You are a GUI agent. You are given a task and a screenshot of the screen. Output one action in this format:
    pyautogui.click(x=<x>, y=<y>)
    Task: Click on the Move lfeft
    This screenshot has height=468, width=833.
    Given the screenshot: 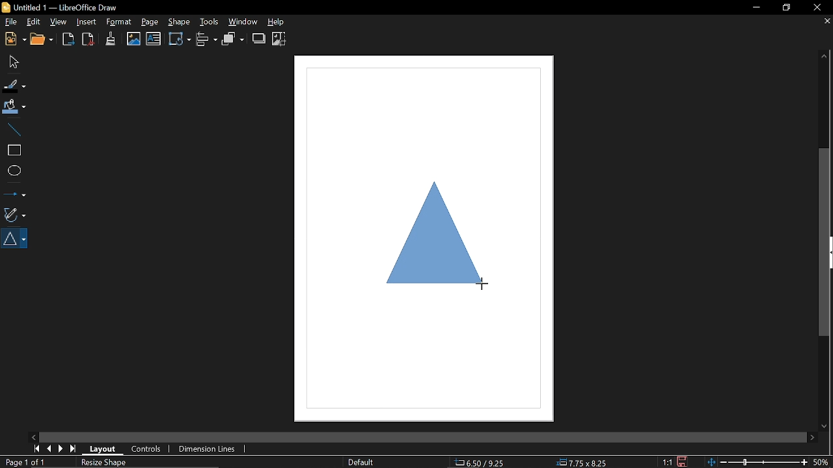 What is the action you would take?
    pyautogui.click(x=34, y=436)
    